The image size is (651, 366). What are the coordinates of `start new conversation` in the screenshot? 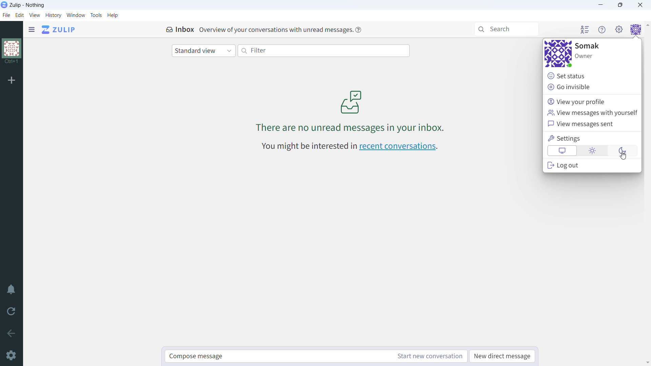 It's located at (428, 356).